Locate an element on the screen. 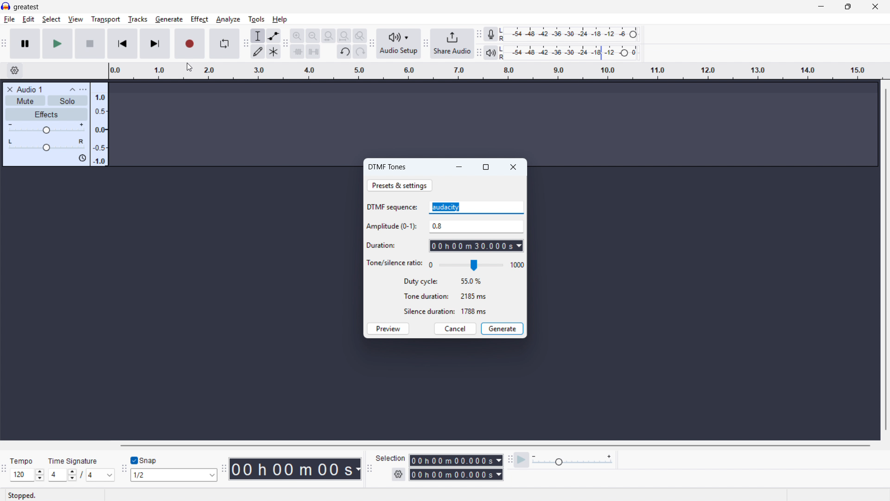  play is located at coordinates (57, 44).